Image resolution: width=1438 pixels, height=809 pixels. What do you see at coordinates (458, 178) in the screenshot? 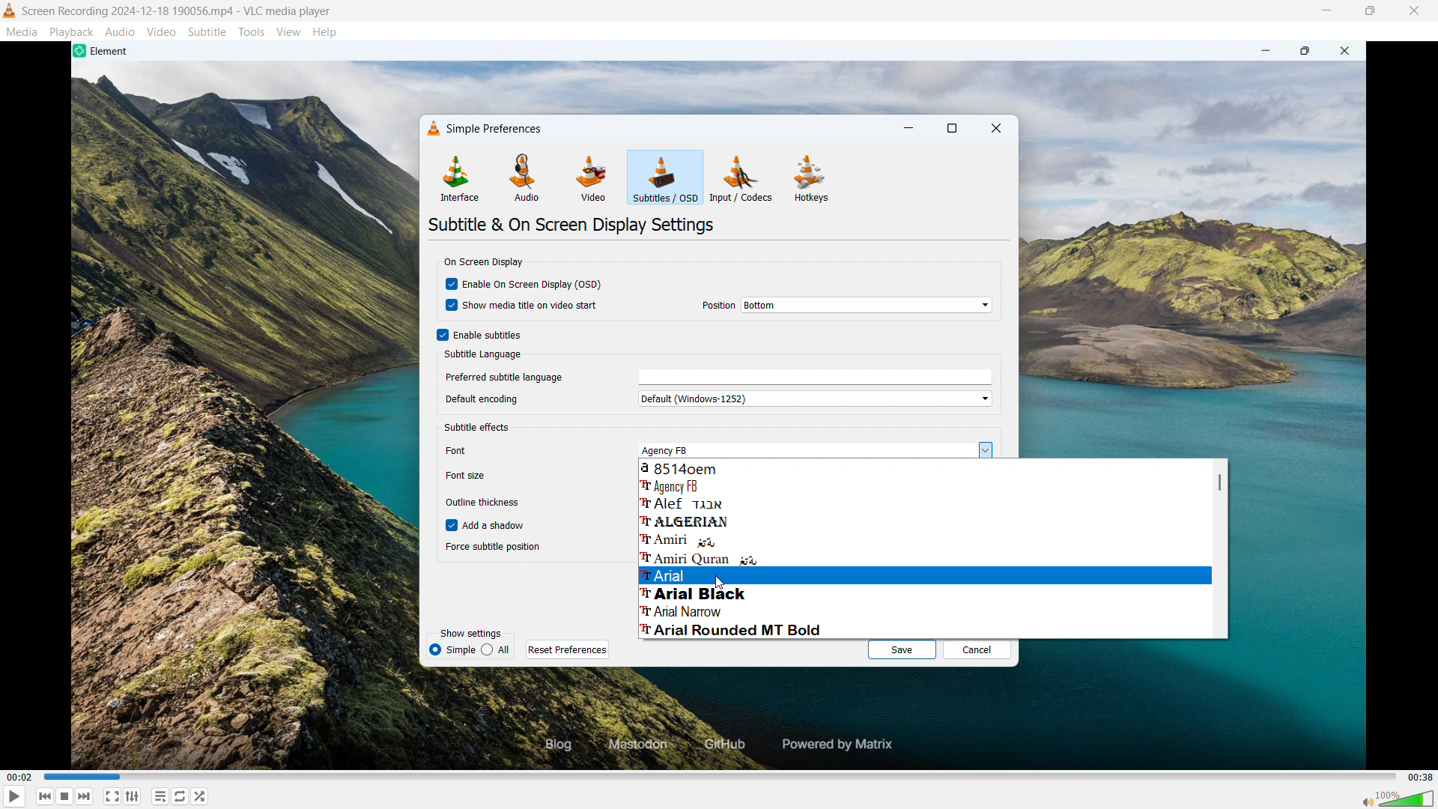
I see `interface` at bounding box center [458, 178].